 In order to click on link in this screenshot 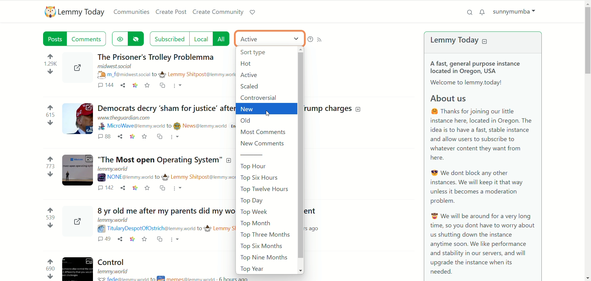, I will do `click(135, 189)`.